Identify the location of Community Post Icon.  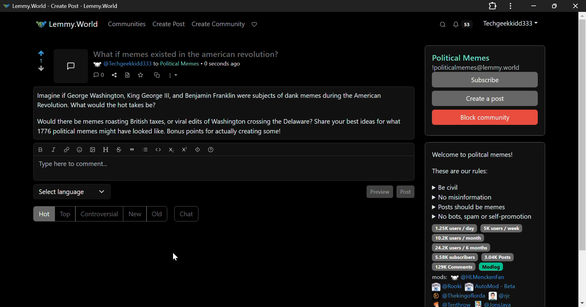
(70, 66).